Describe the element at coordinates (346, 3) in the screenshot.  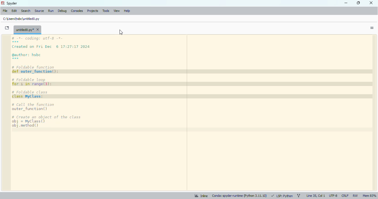
I see `minimize` at that location.